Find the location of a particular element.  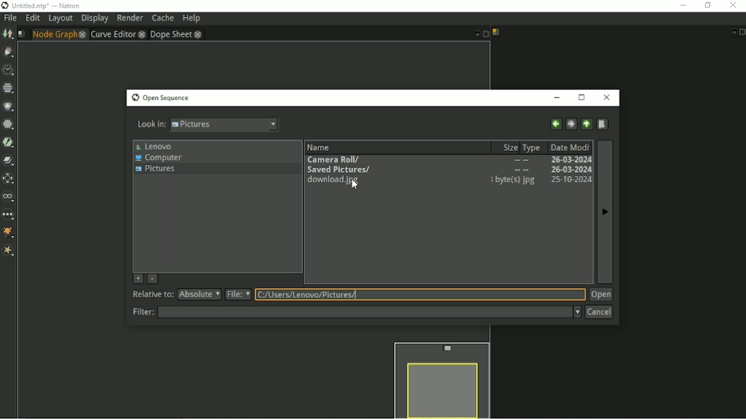

Open is located at coordinates (601, 295).